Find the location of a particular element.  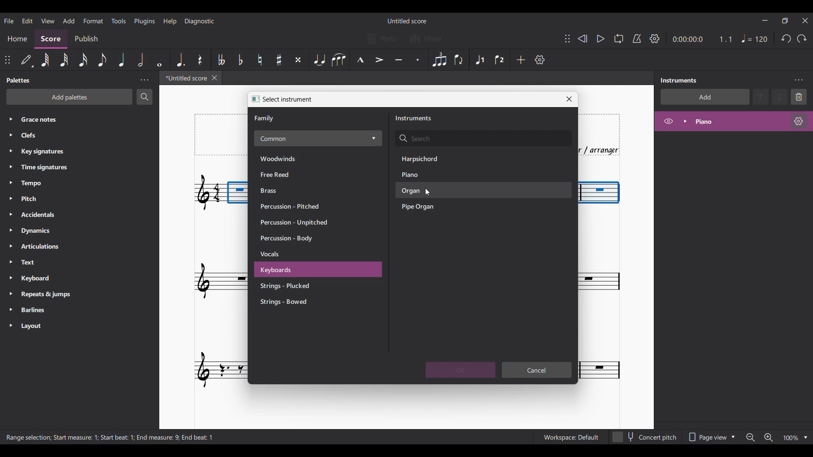

Pitch is located at coordinates (48, 198).